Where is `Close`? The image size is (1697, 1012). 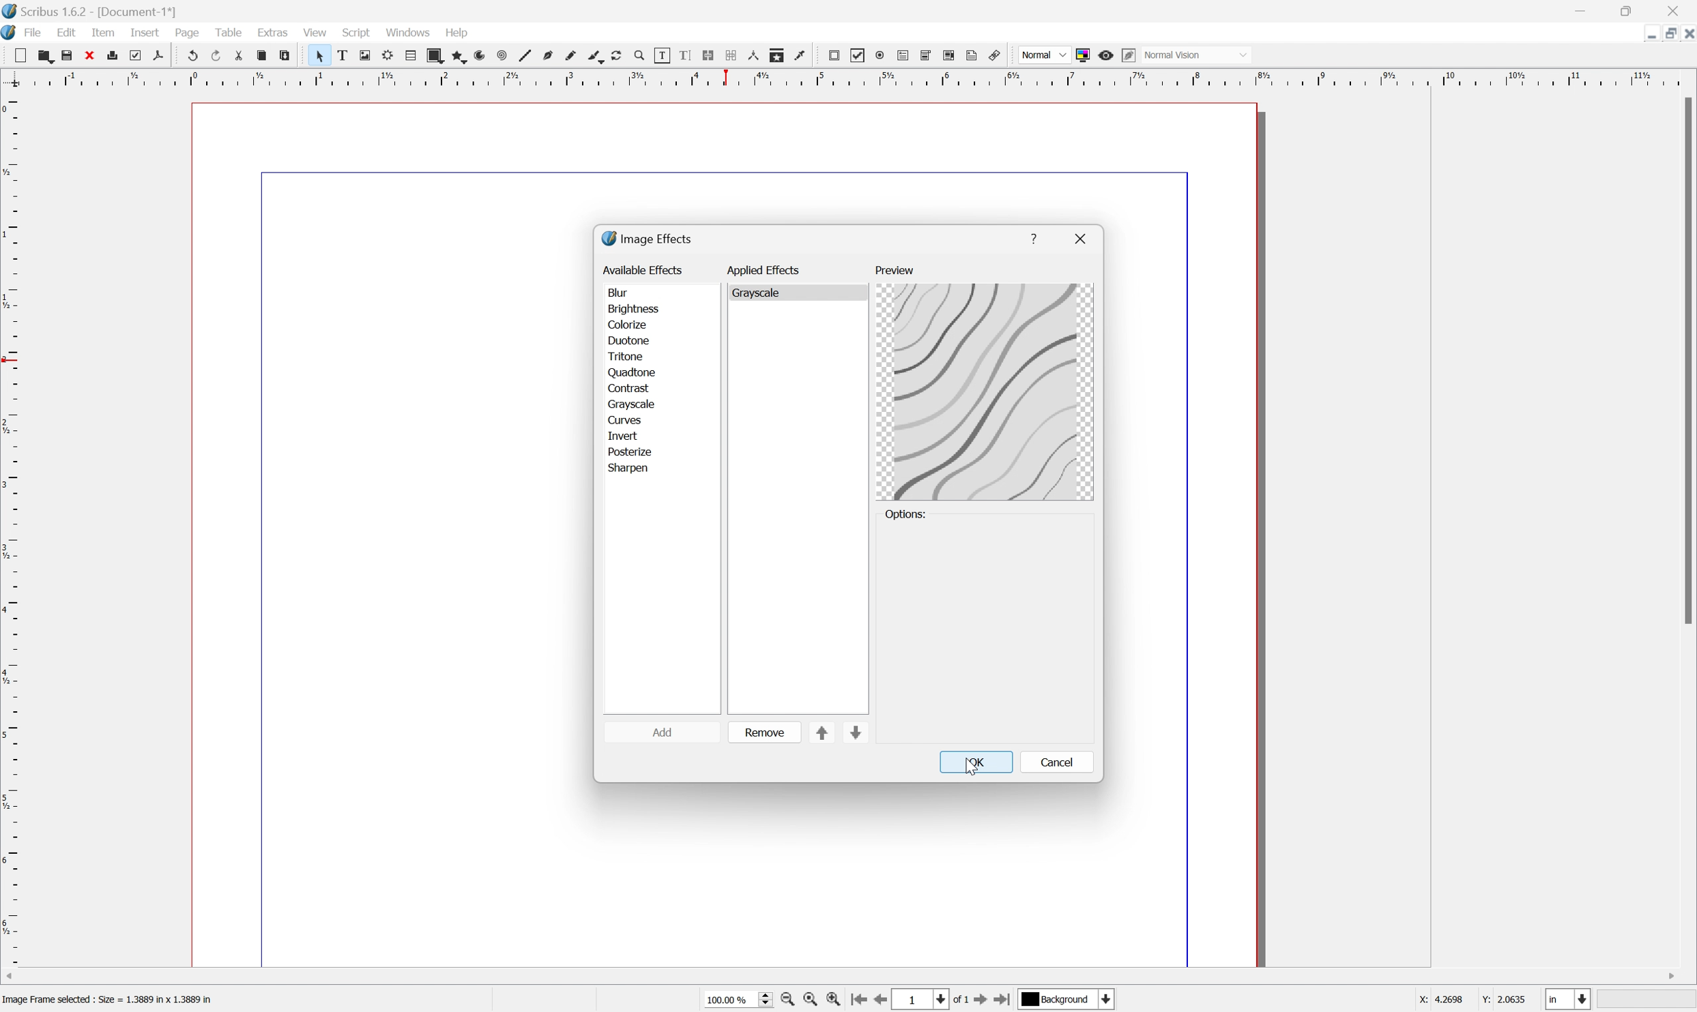 Close is located at coordinates (92, 56).